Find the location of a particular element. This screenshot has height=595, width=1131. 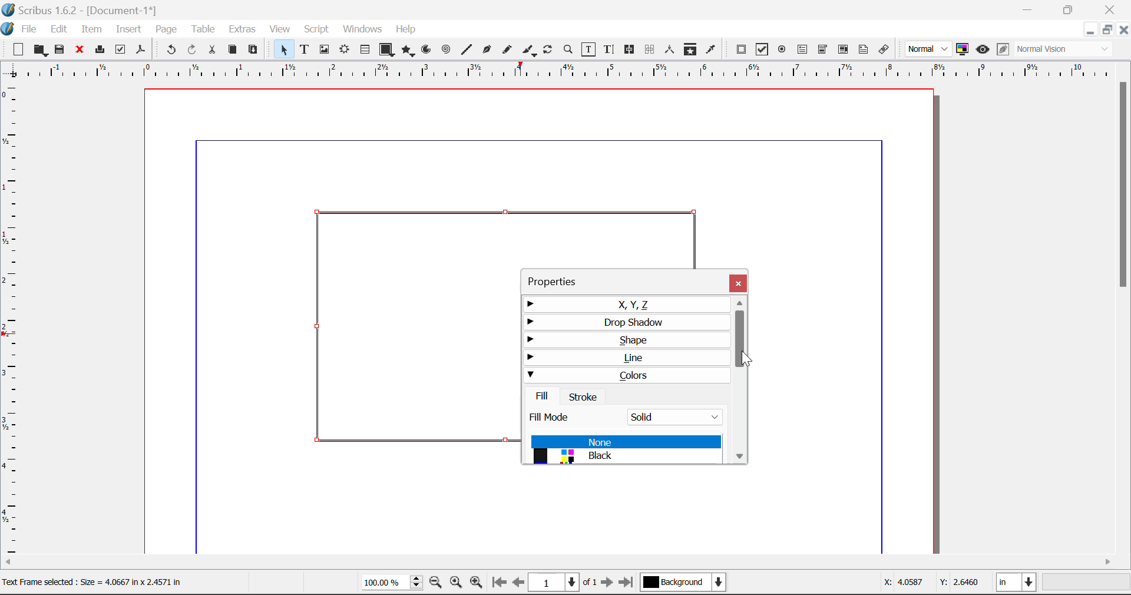

Cursor Position is located at coordinates (746, 358).